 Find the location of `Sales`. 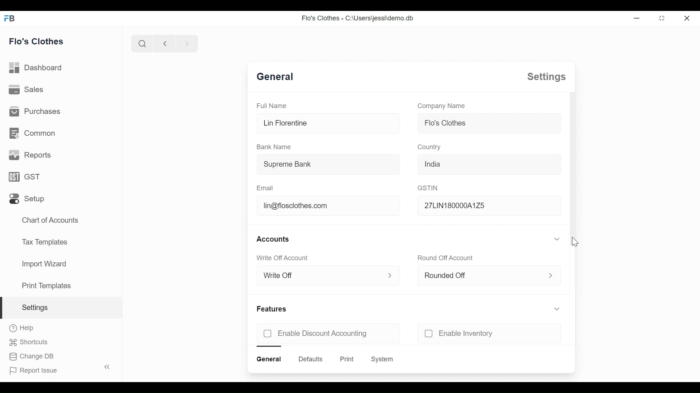

Sales is located at coordinates (27, 90).